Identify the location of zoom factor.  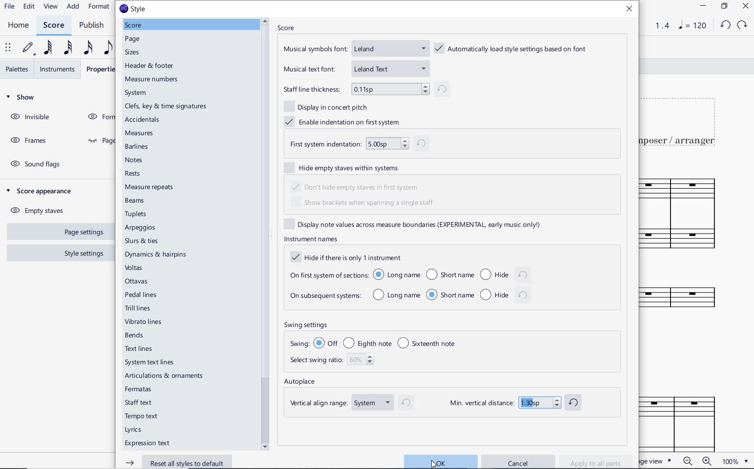
(734, 461).